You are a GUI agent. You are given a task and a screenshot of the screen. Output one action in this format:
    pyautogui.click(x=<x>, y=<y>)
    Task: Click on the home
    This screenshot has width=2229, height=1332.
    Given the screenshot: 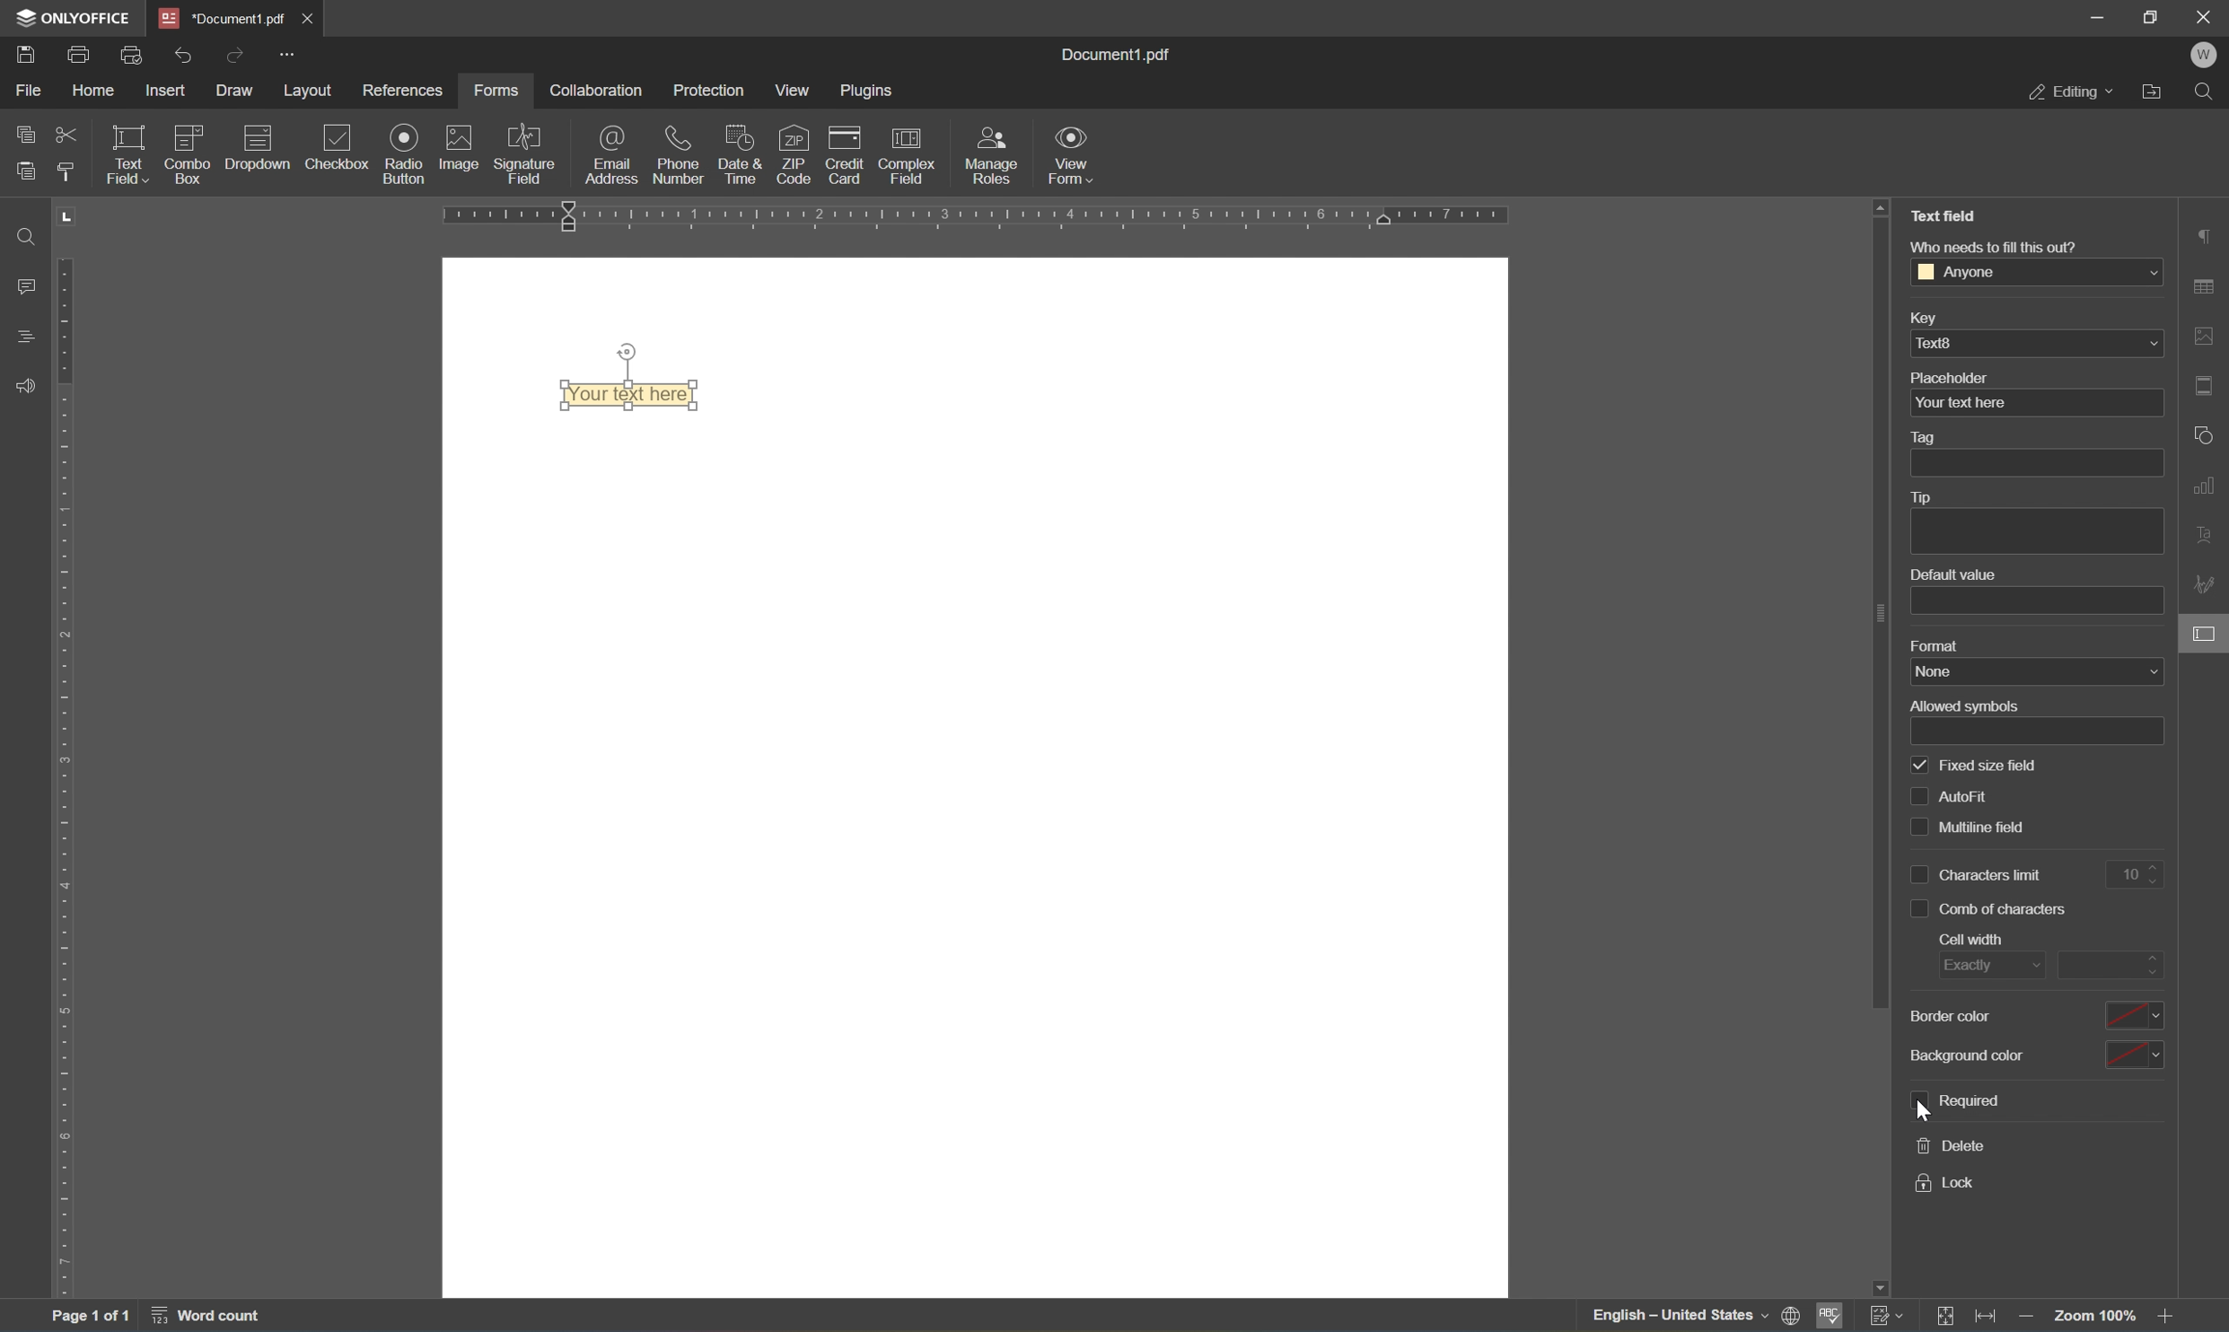 What is the action you would take?
    pyautogui.click(x=95, y=91)
    